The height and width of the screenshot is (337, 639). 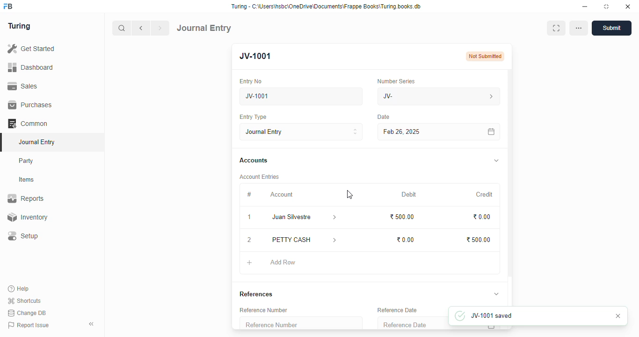 I want to click on Turing - C:\Users\hsbc\OneDrive\Documents\Frappe Books\Turing books.db, so click(x=326, y=7).